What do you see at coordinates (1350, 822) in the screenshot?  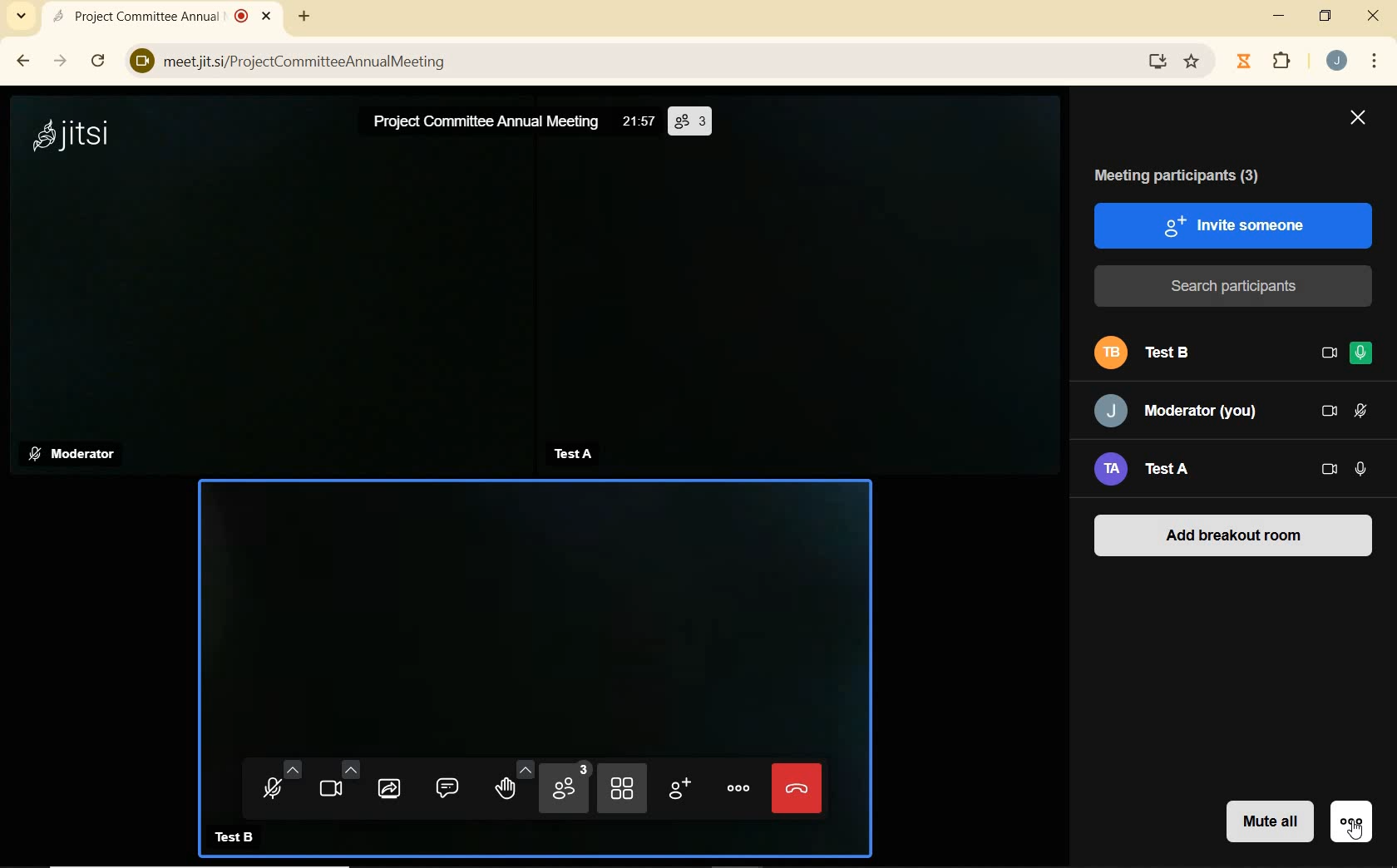 I see `MORE ACTIONS` at bounding box center [1350, 822].